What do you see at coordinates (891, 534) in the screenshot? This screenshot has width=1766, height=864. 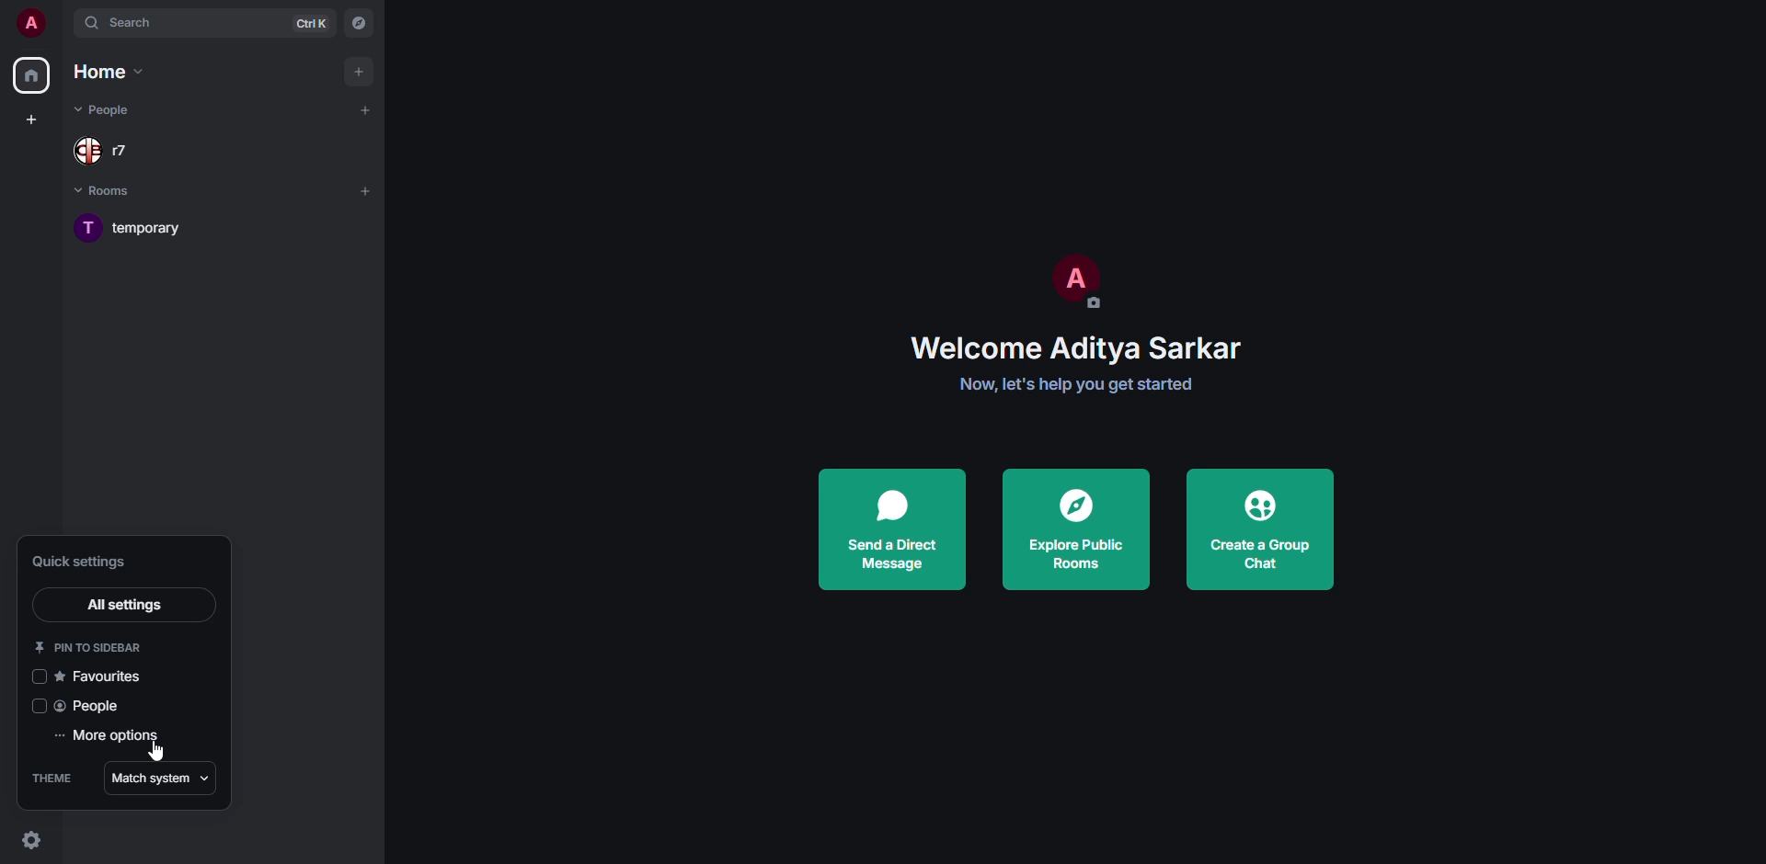 I see `send a direct message` at bounding box center [891, 534].